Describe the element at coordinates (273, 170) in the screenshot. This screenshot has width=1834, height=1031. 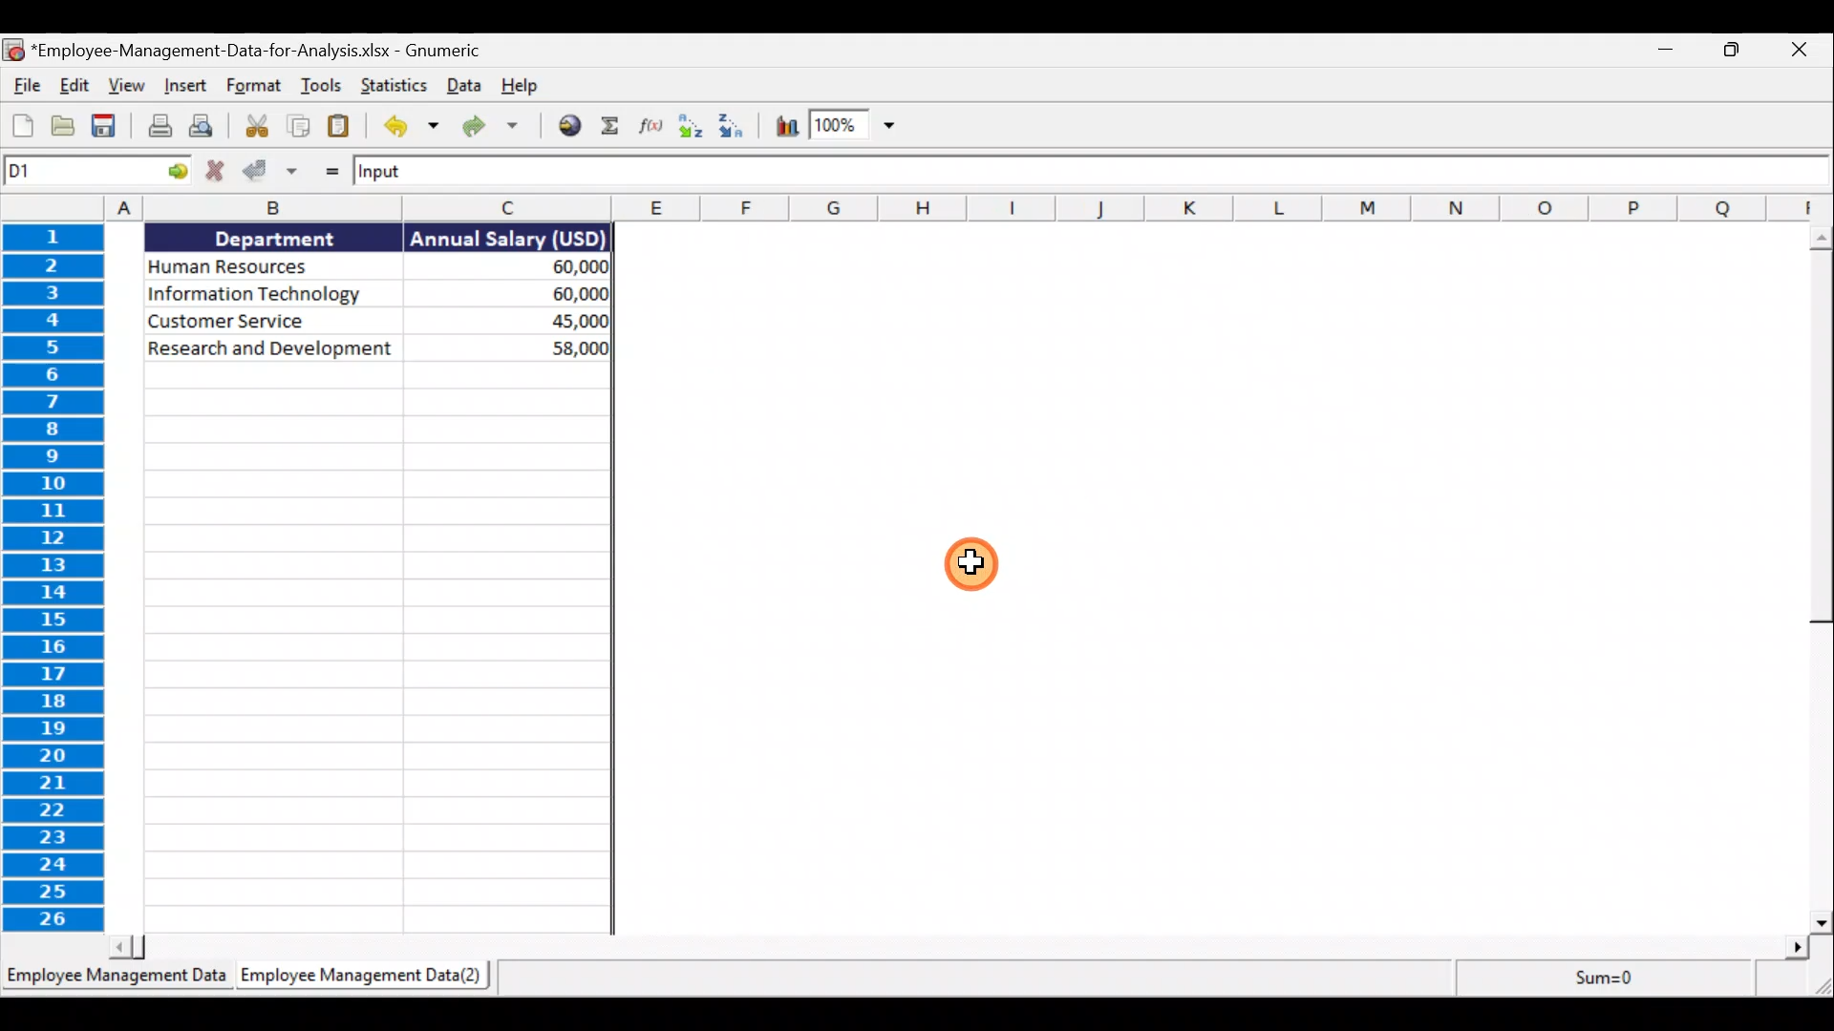
I see `Accept change` at that location.